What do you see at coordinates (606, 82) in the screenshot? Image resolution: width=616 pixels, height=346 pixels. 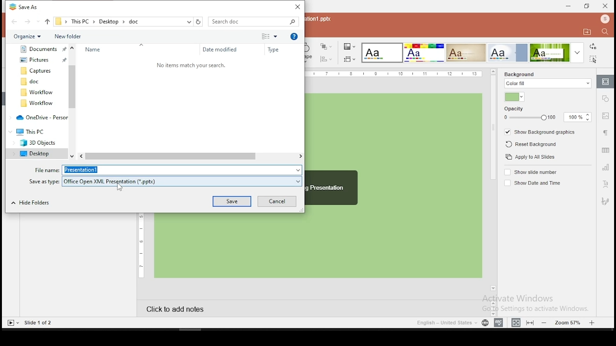 I see `slide settings` at bounding box center [606, 82].